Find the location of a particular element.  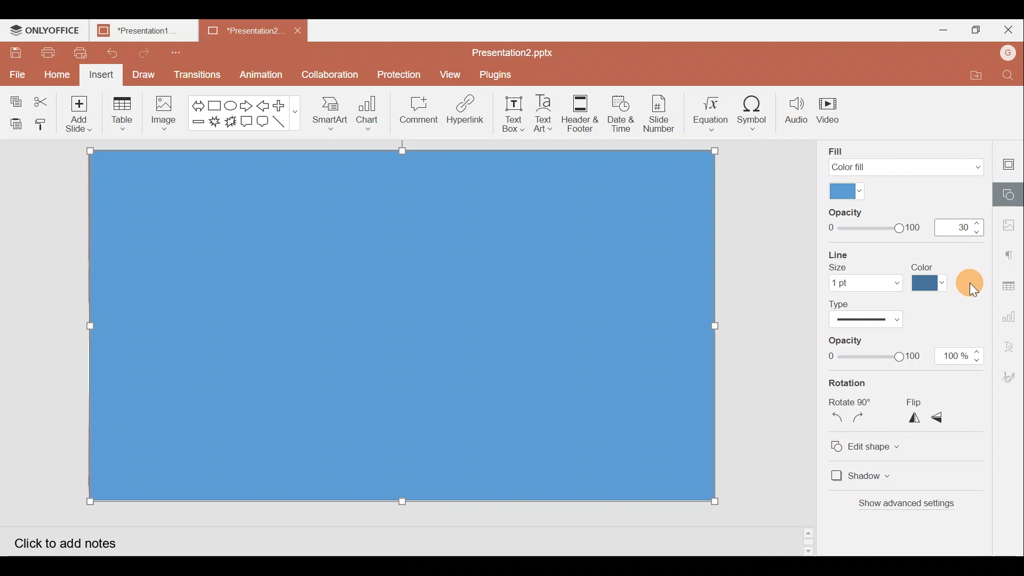

File is located at coordinates (16, 71).